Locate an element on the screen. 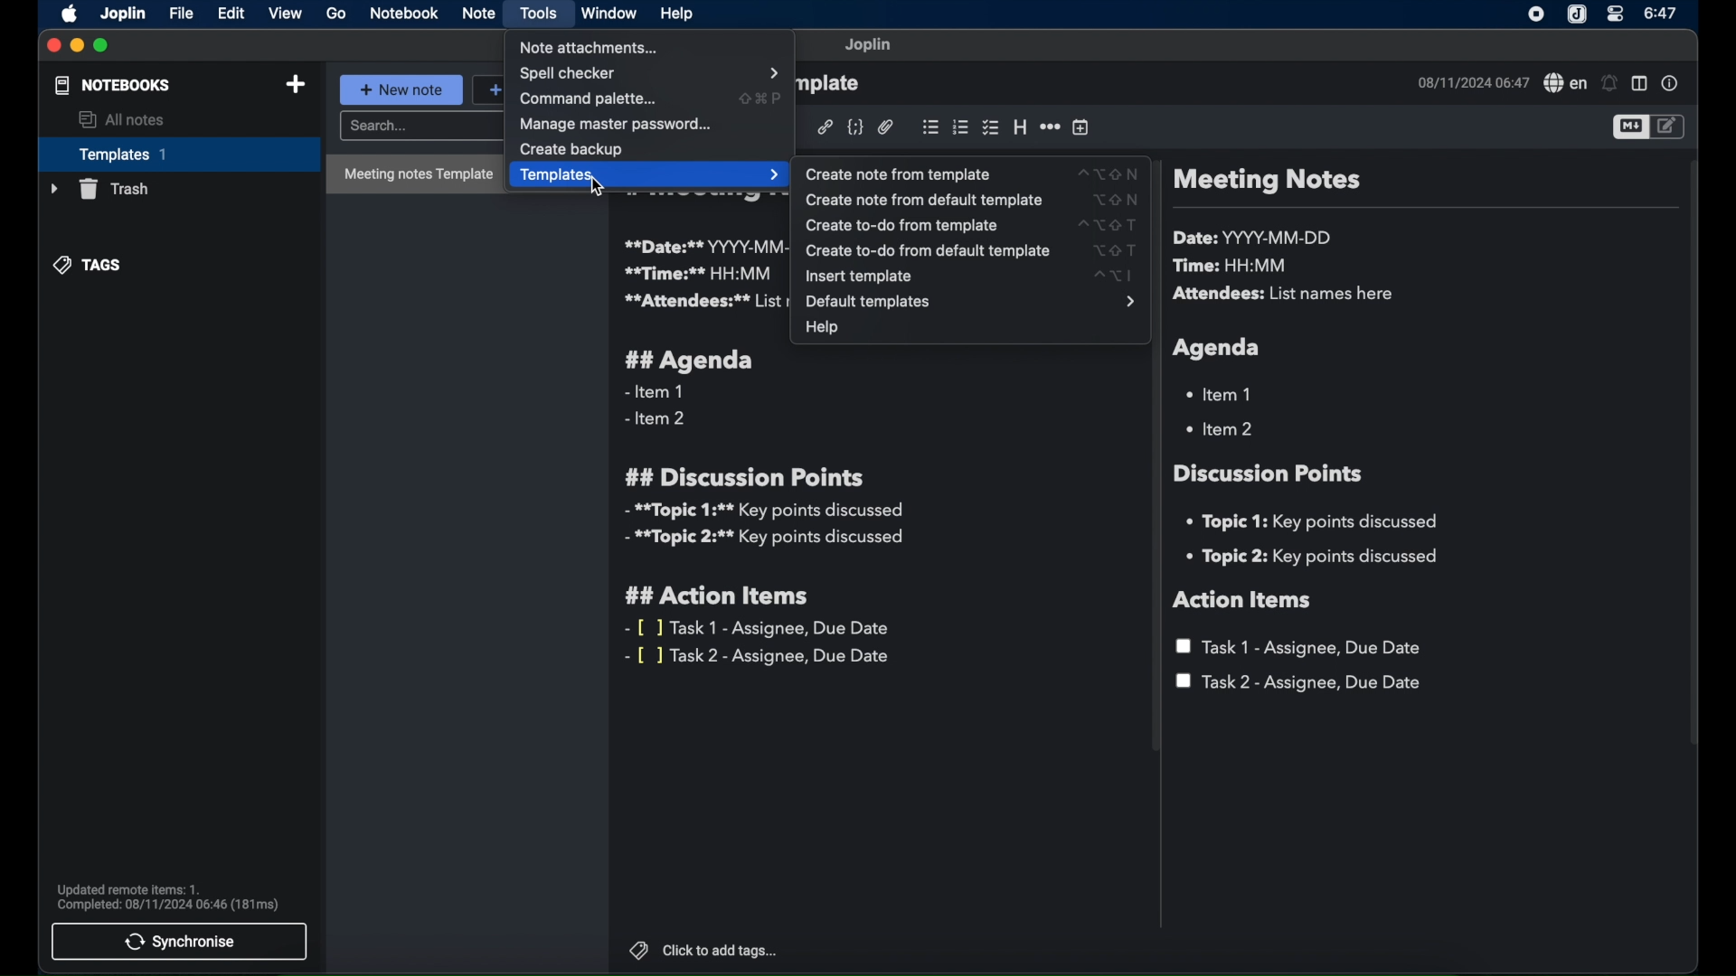  toggle editor is located at coordinates (1627, 128).